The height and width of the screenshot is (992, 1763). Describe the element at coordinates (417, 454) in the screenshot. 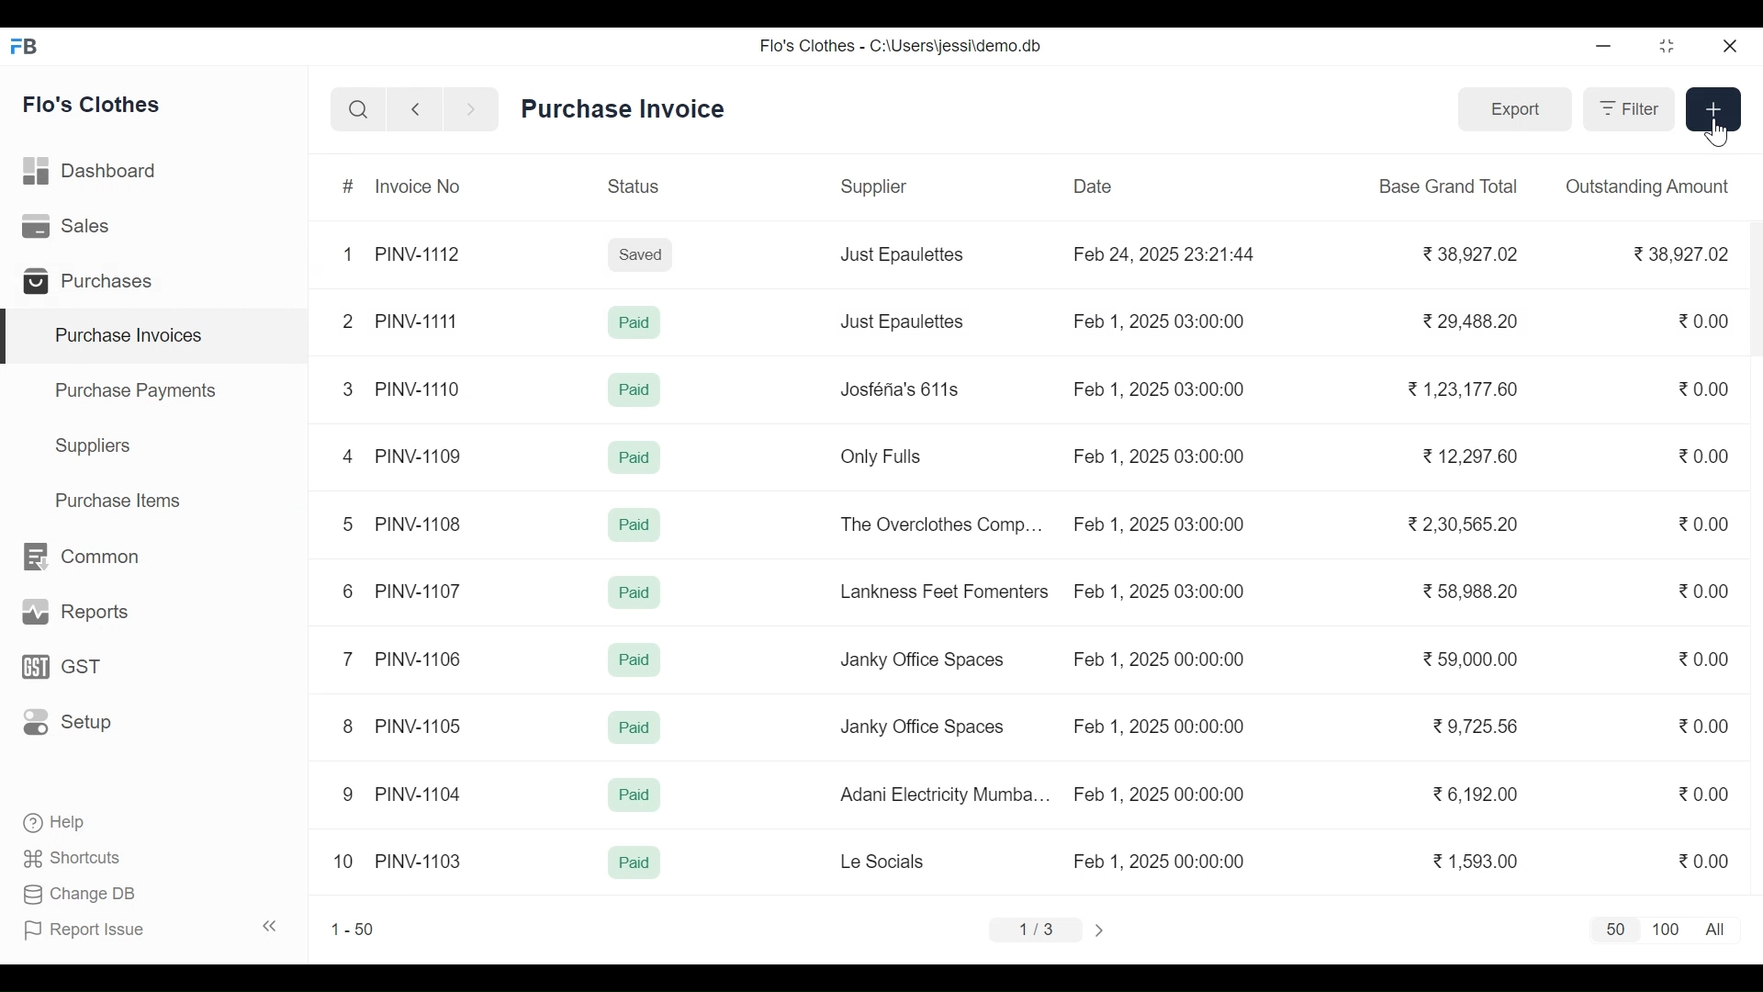

I see `PINV-1109` at that location.